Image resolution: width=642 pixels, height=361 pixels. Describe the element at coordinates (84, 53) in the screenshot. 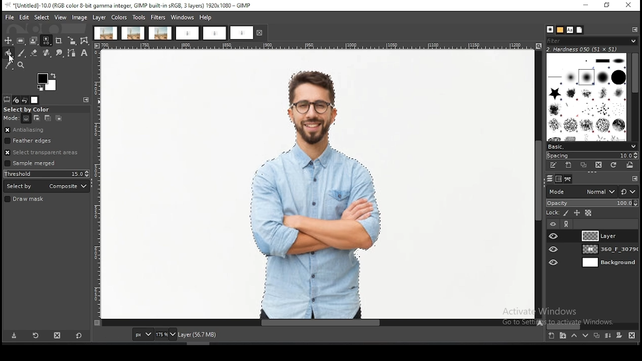

I see `text tool` at that location.